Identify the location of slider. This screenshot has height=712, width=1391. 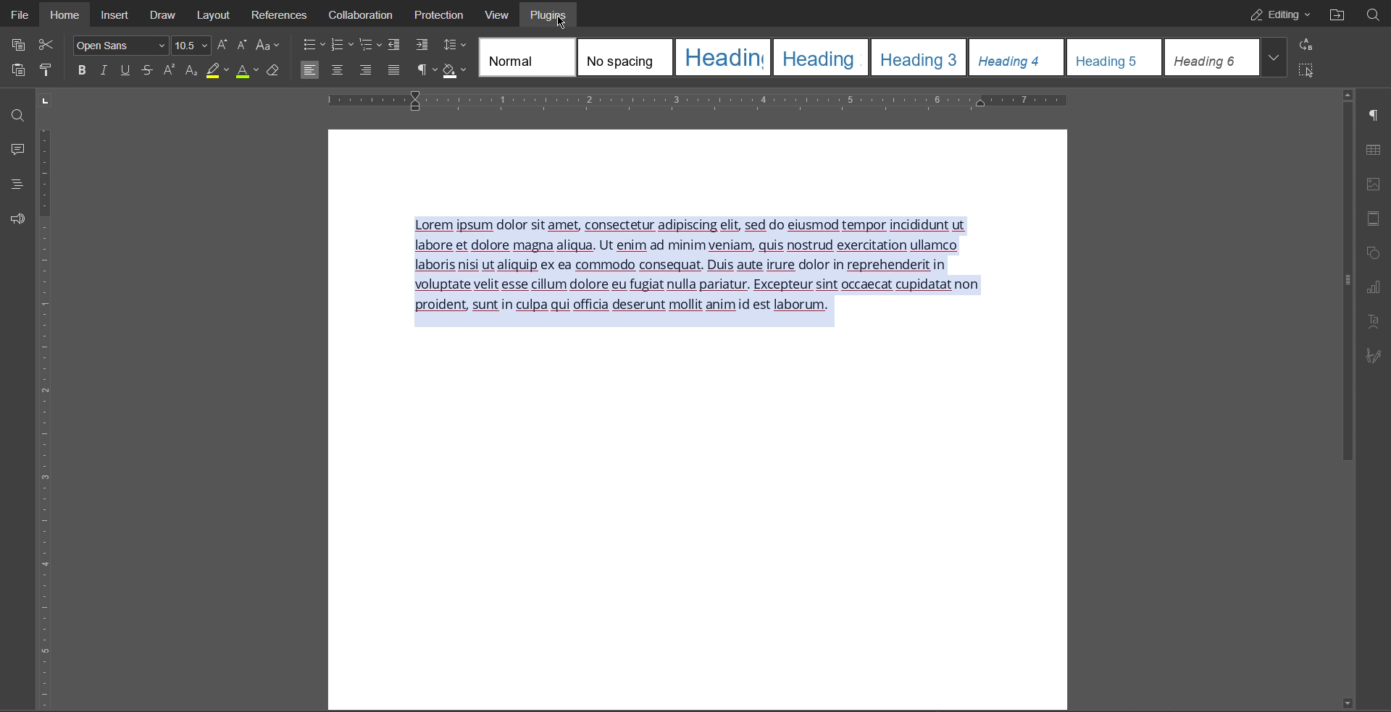
(1341, 283).